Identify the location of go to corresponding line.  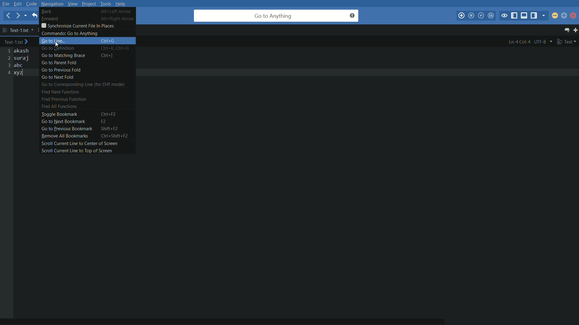
(82, 85).